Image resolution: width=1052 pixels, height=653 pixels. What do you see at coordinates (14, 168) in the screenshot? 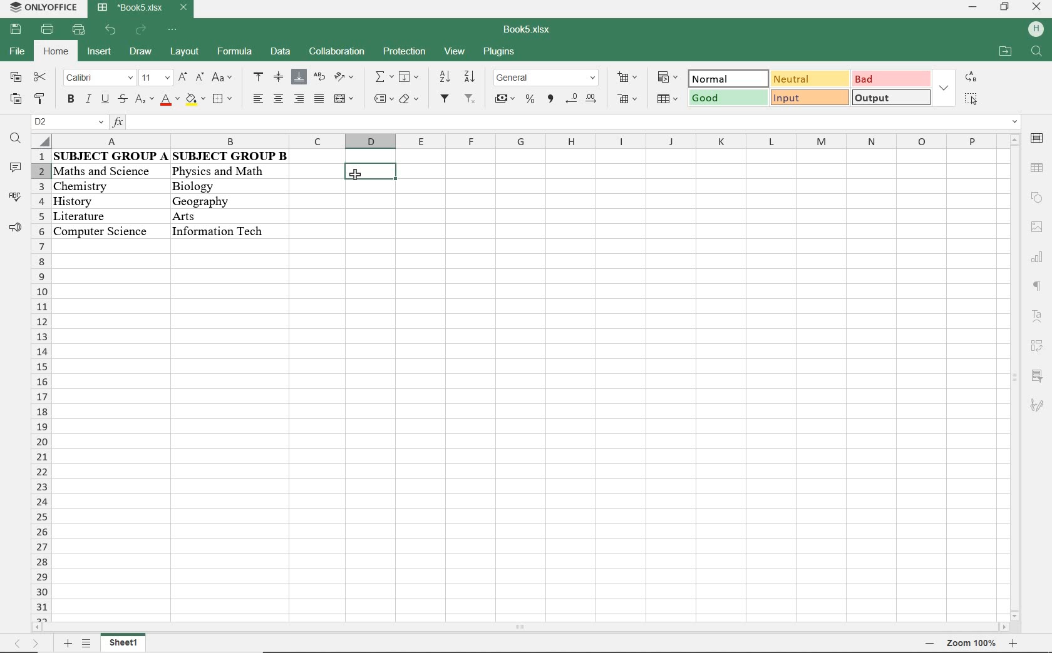
I see `comments` at bounding box center [14, 168].